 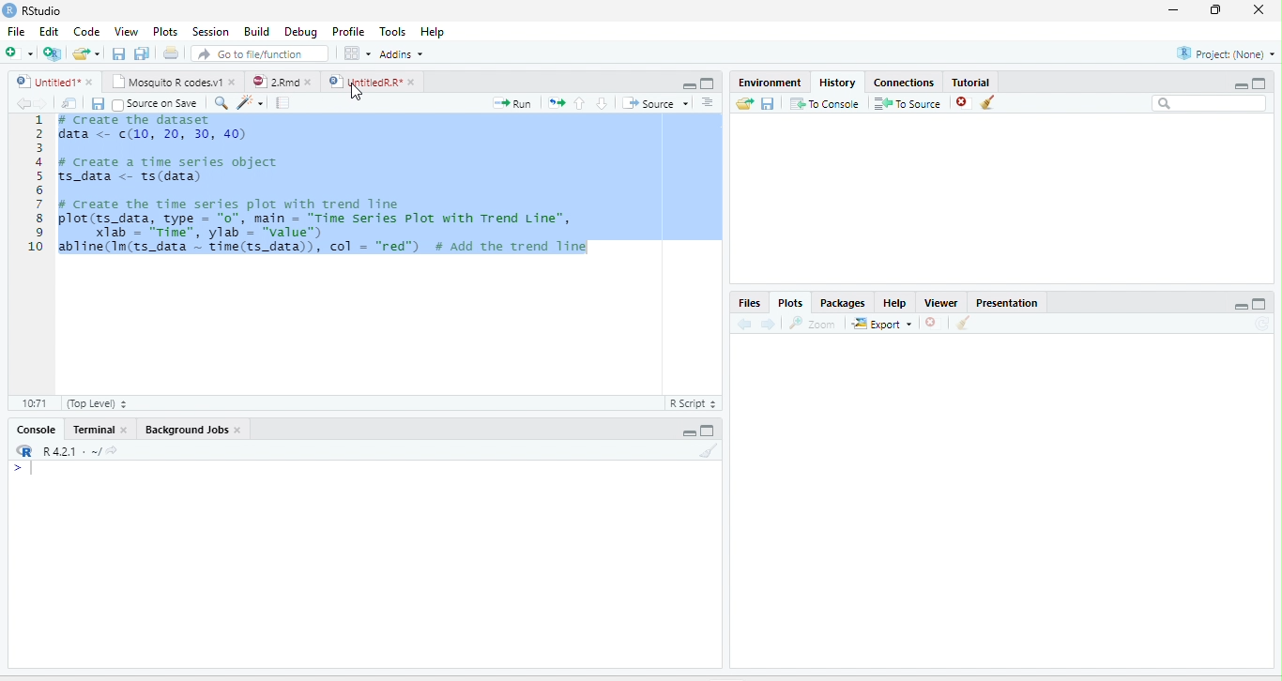 What do you see at coordinates (125, 31) in the screenshot?
I see `View` at bounding box center [125, 31].